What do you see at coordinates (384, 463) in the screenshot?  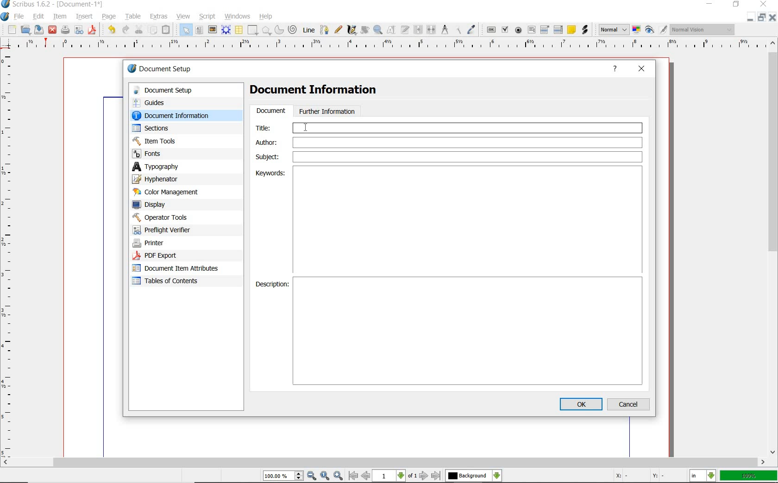 I see `scrollbar` at bounding box center [384, 463].